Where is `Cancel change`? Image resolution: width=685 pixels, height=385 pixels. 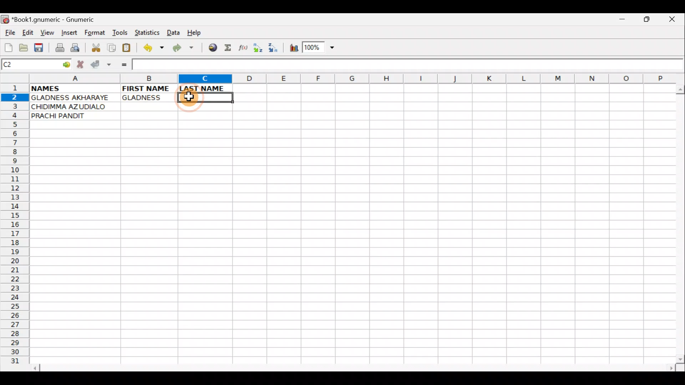 Cancel change is located at coordinates (82, 63).